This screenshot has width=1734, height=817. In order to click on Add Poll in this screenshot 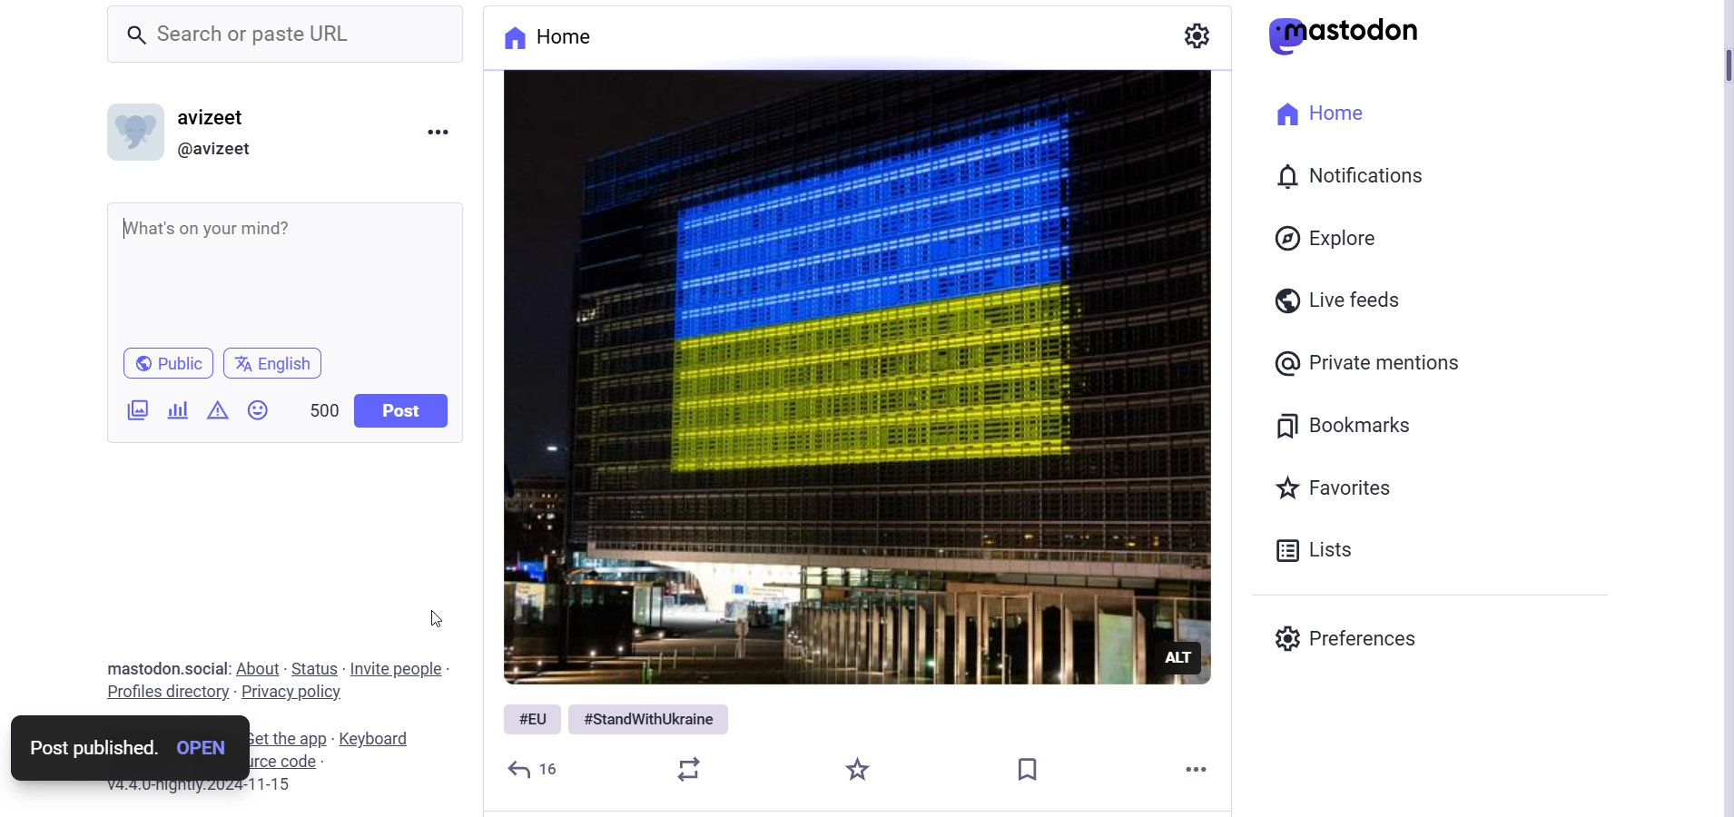, I will do `click(182, 408)`.